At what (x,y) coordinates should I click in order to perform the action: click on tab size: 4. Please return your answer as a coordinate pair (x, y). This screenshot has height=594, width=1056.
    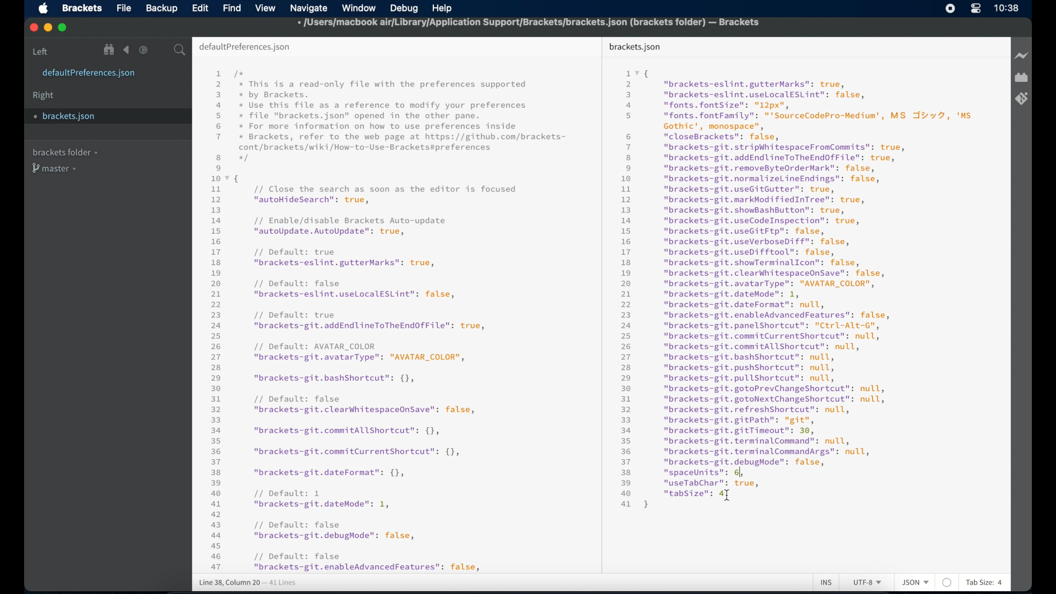
    Looking at the image, I should click on (985, 582).